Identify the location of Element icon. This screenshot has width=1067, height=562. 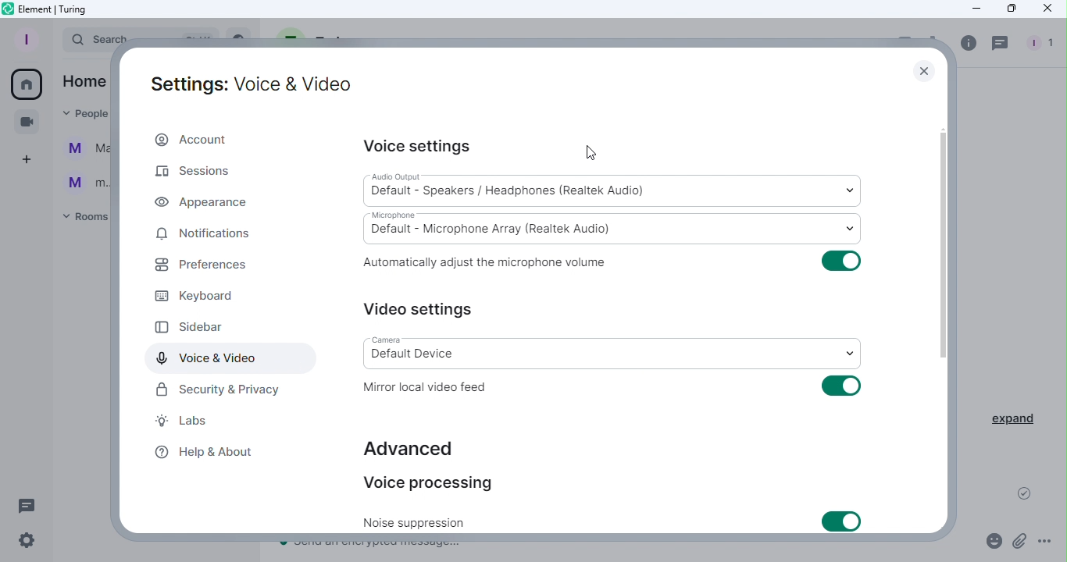
(66, 10).